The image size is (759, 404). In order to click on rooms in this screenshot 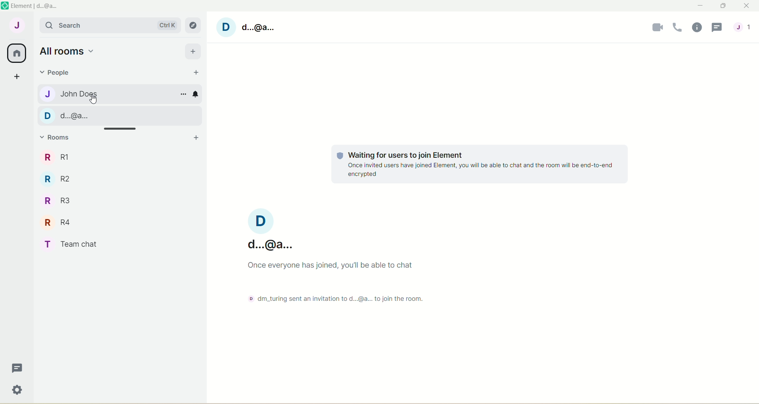, I will do `click(57, 138)`.